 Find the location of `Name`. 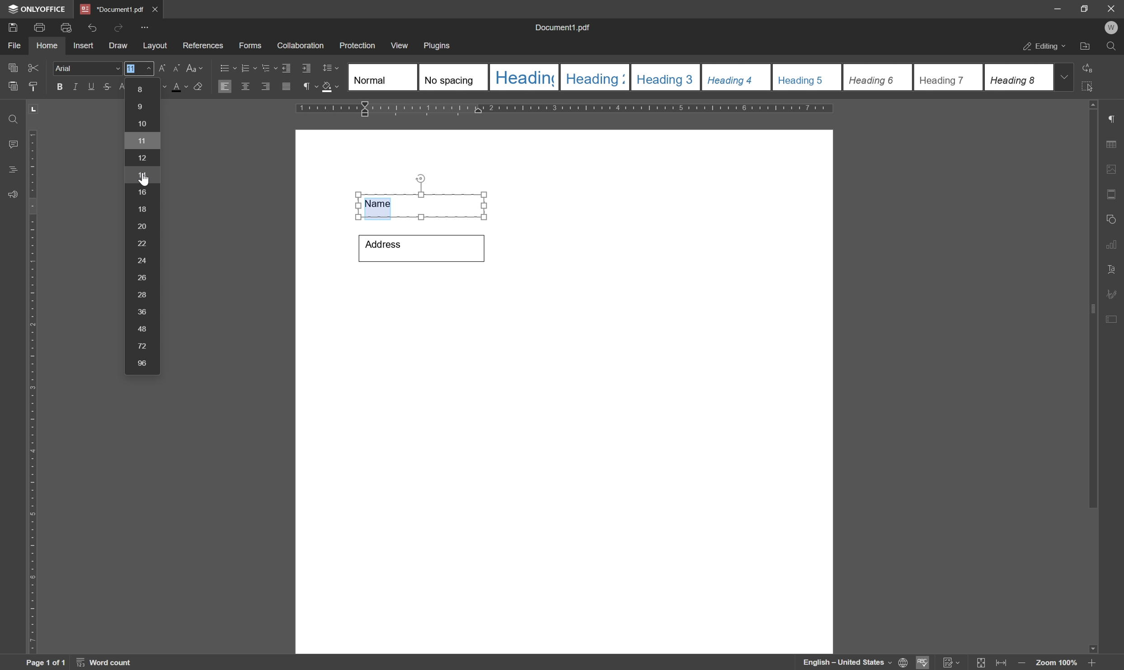

Name is located at coordinates (423, 204).